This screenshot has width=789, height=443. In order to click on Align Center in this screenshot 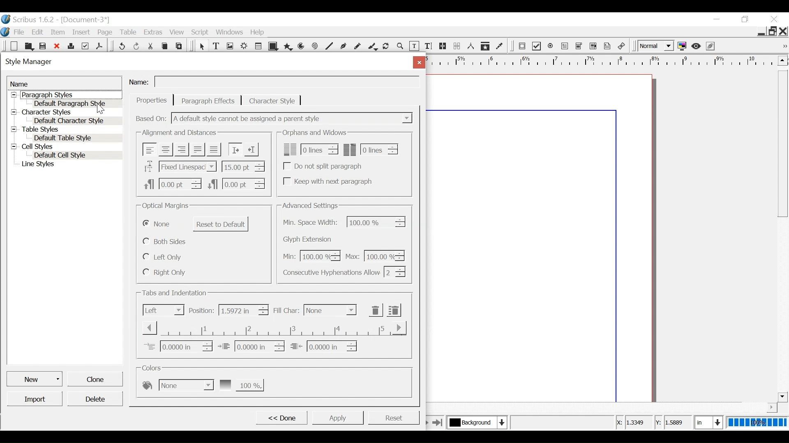, I will do `click(166, 150)`.